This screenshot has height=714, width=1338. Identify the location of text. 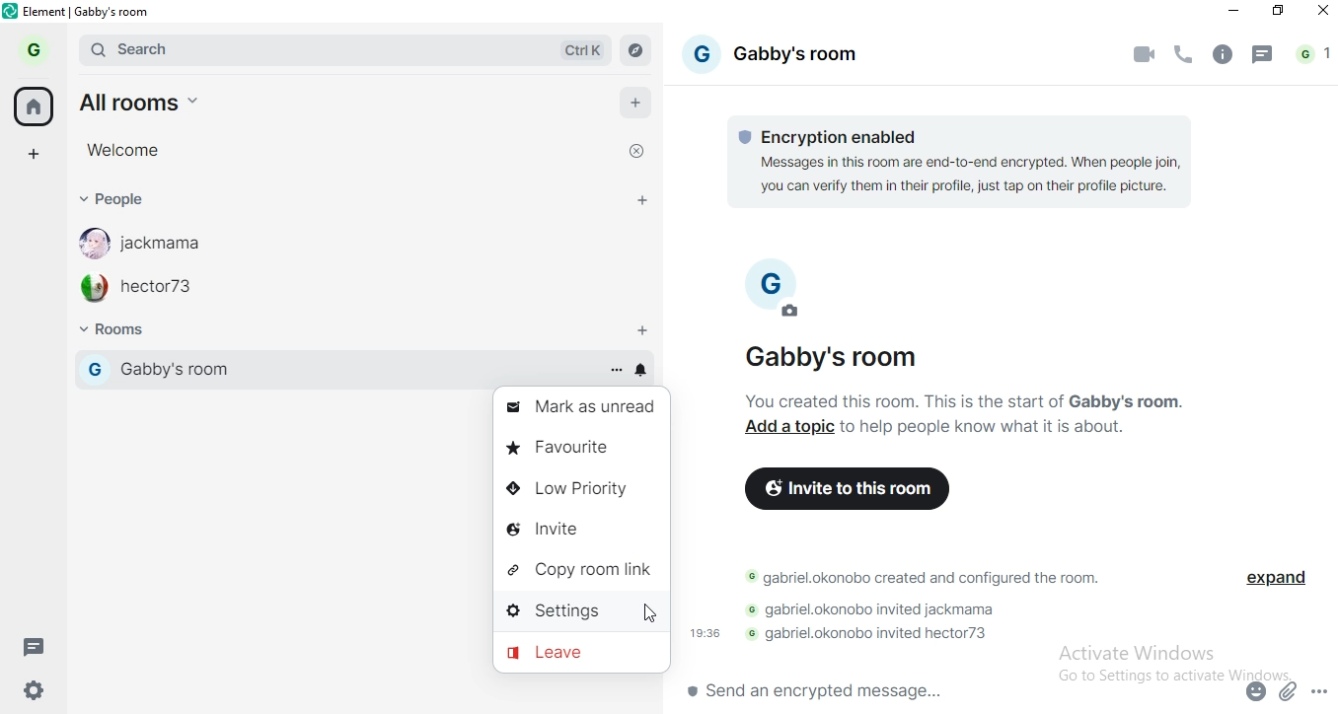
(992, 427).